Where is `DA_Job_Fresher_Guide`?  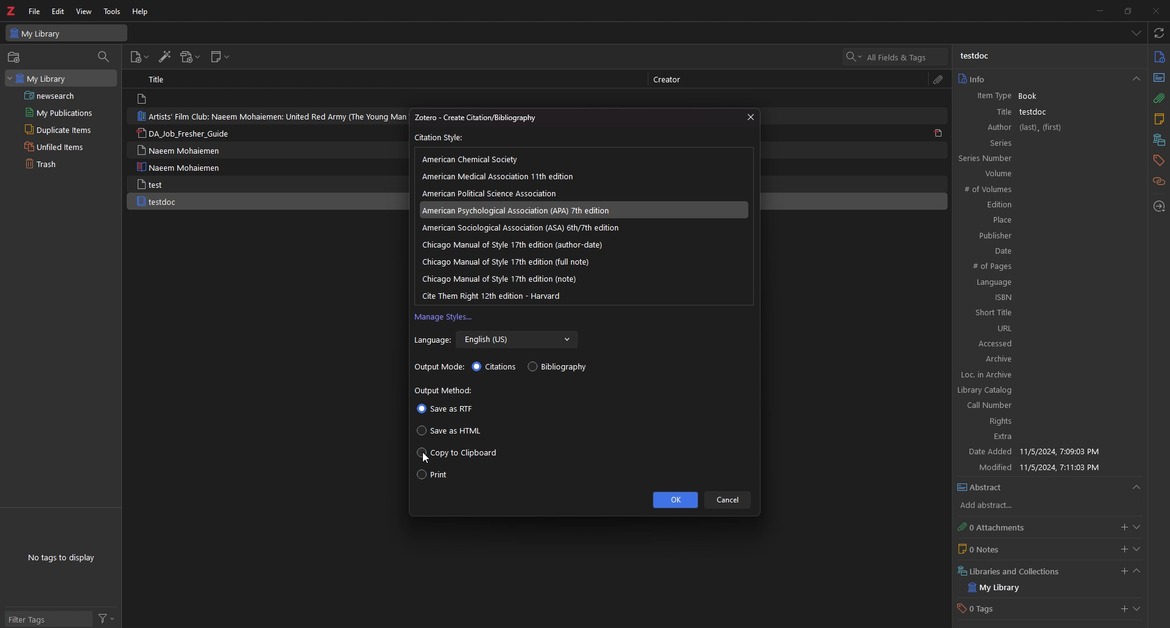 DA_Job_Fresher_Guide is located at coordinates (189, 134).